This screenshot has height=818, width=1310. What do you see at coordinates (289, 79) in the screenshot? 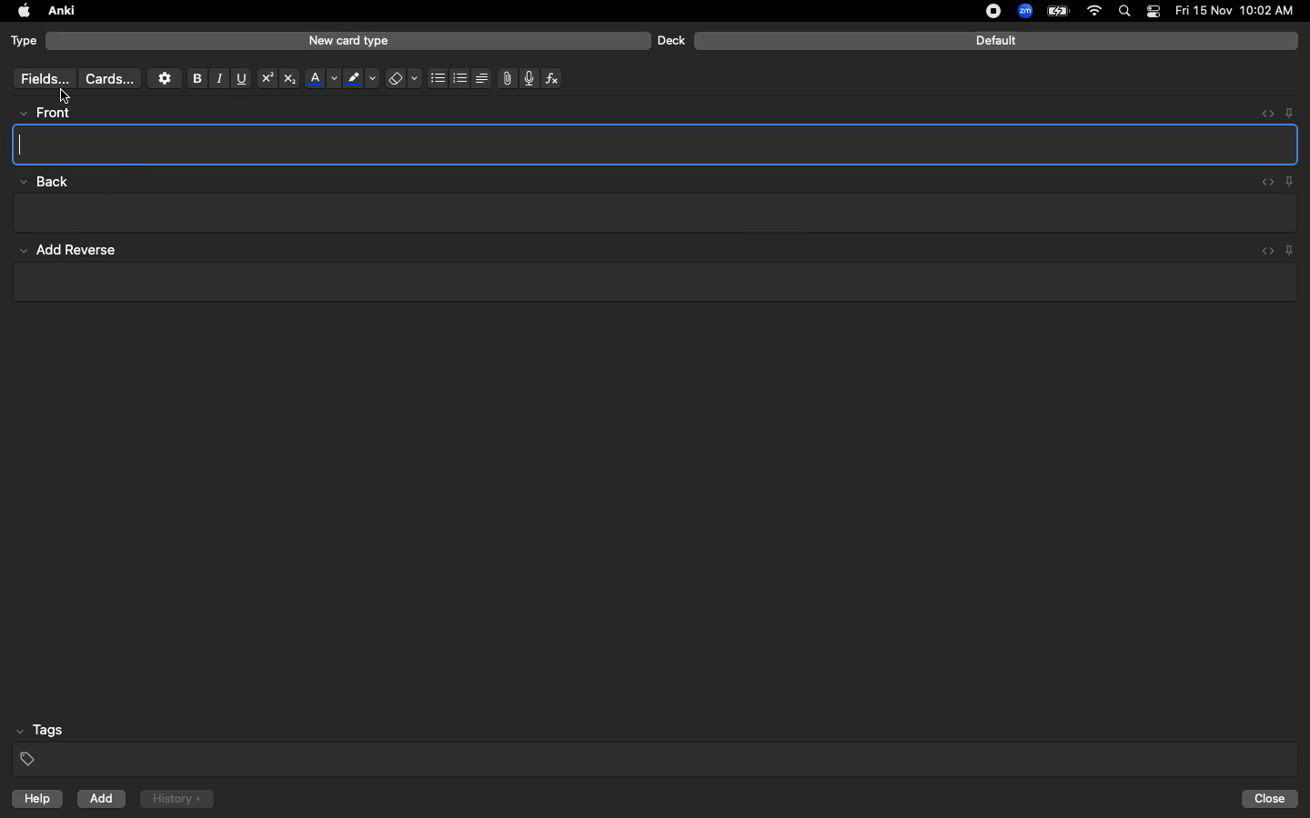
I see `Subscript` at bounding box center [289, 79].